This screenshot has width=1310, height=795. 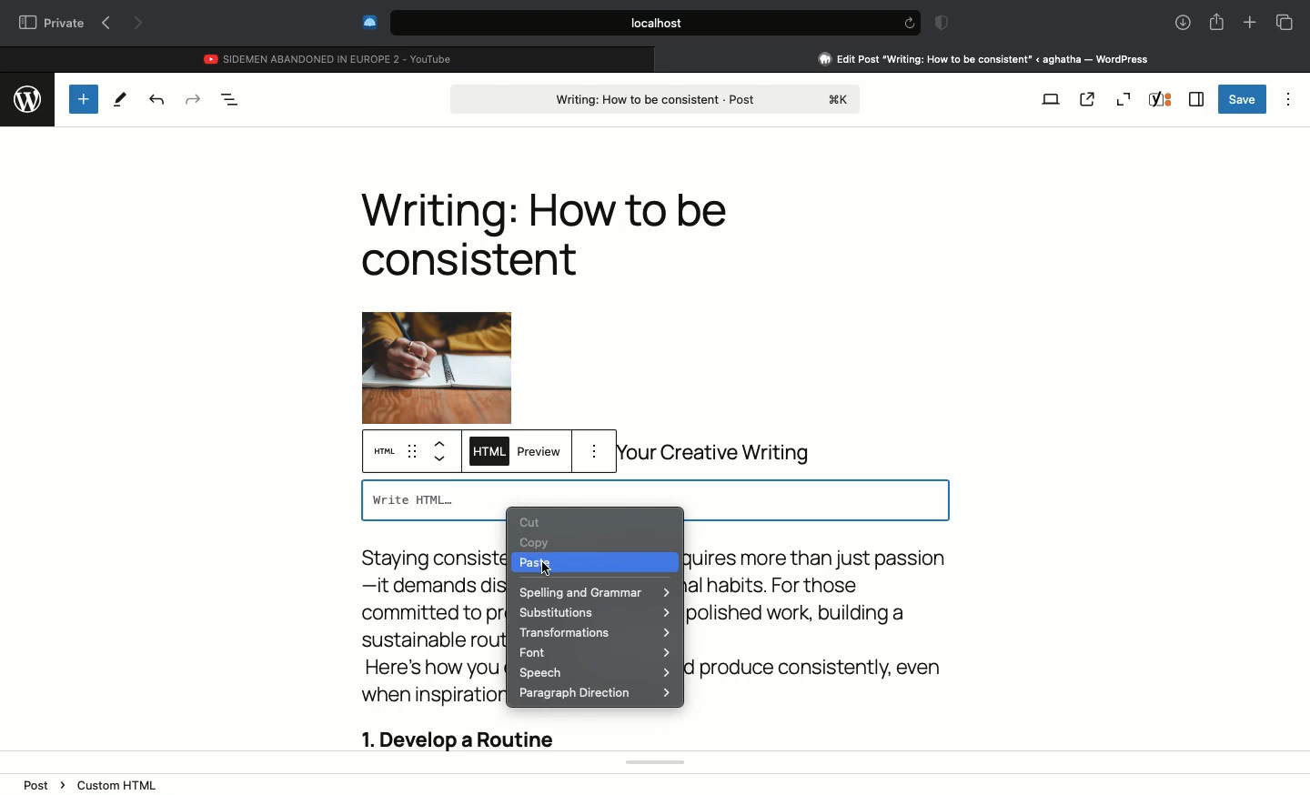 I want to click on up & down arrow, so click(x=441, y=452).